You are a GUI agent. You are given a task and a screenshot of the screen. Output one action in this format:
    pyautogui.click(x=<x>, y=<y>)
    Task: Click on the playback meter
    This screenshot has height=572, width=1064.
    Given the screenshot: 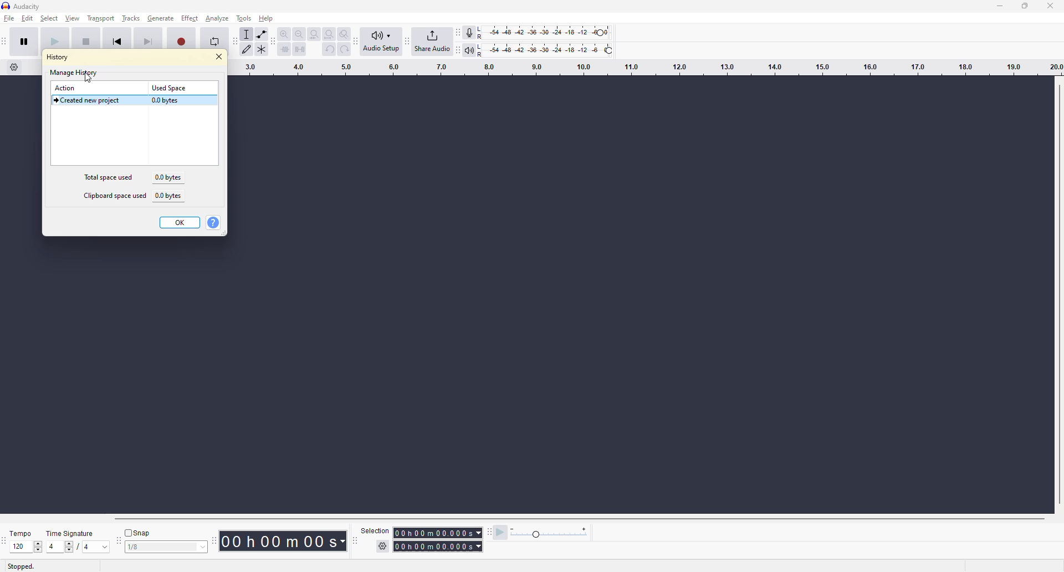 What is the action you would take?
    pyautogui.click(x=472, y=49)
    